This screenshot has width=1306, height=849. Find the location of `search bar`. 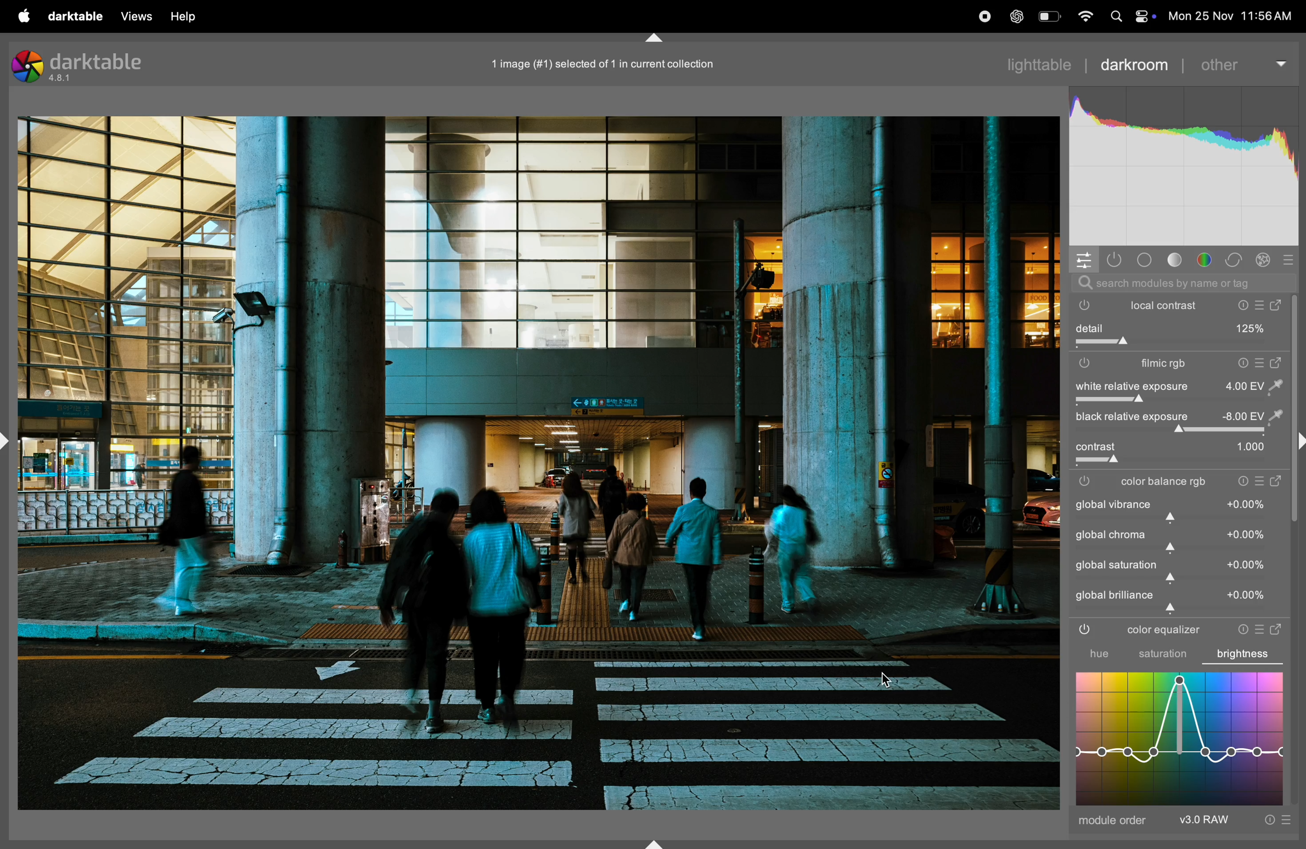

search bar is located at coordinates (1180, 282).